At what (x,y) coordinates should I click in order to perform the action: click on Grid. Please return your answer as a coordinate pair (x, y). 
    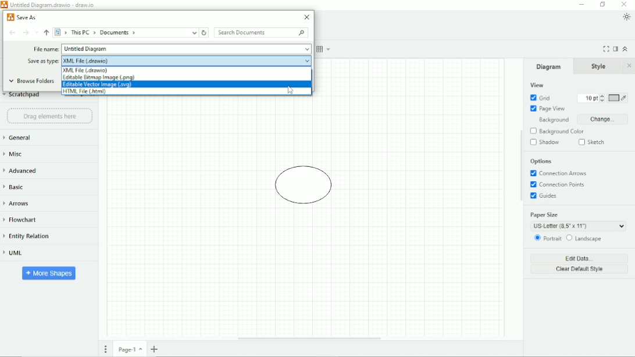
    Looking at the image, I should click on (541, 98).